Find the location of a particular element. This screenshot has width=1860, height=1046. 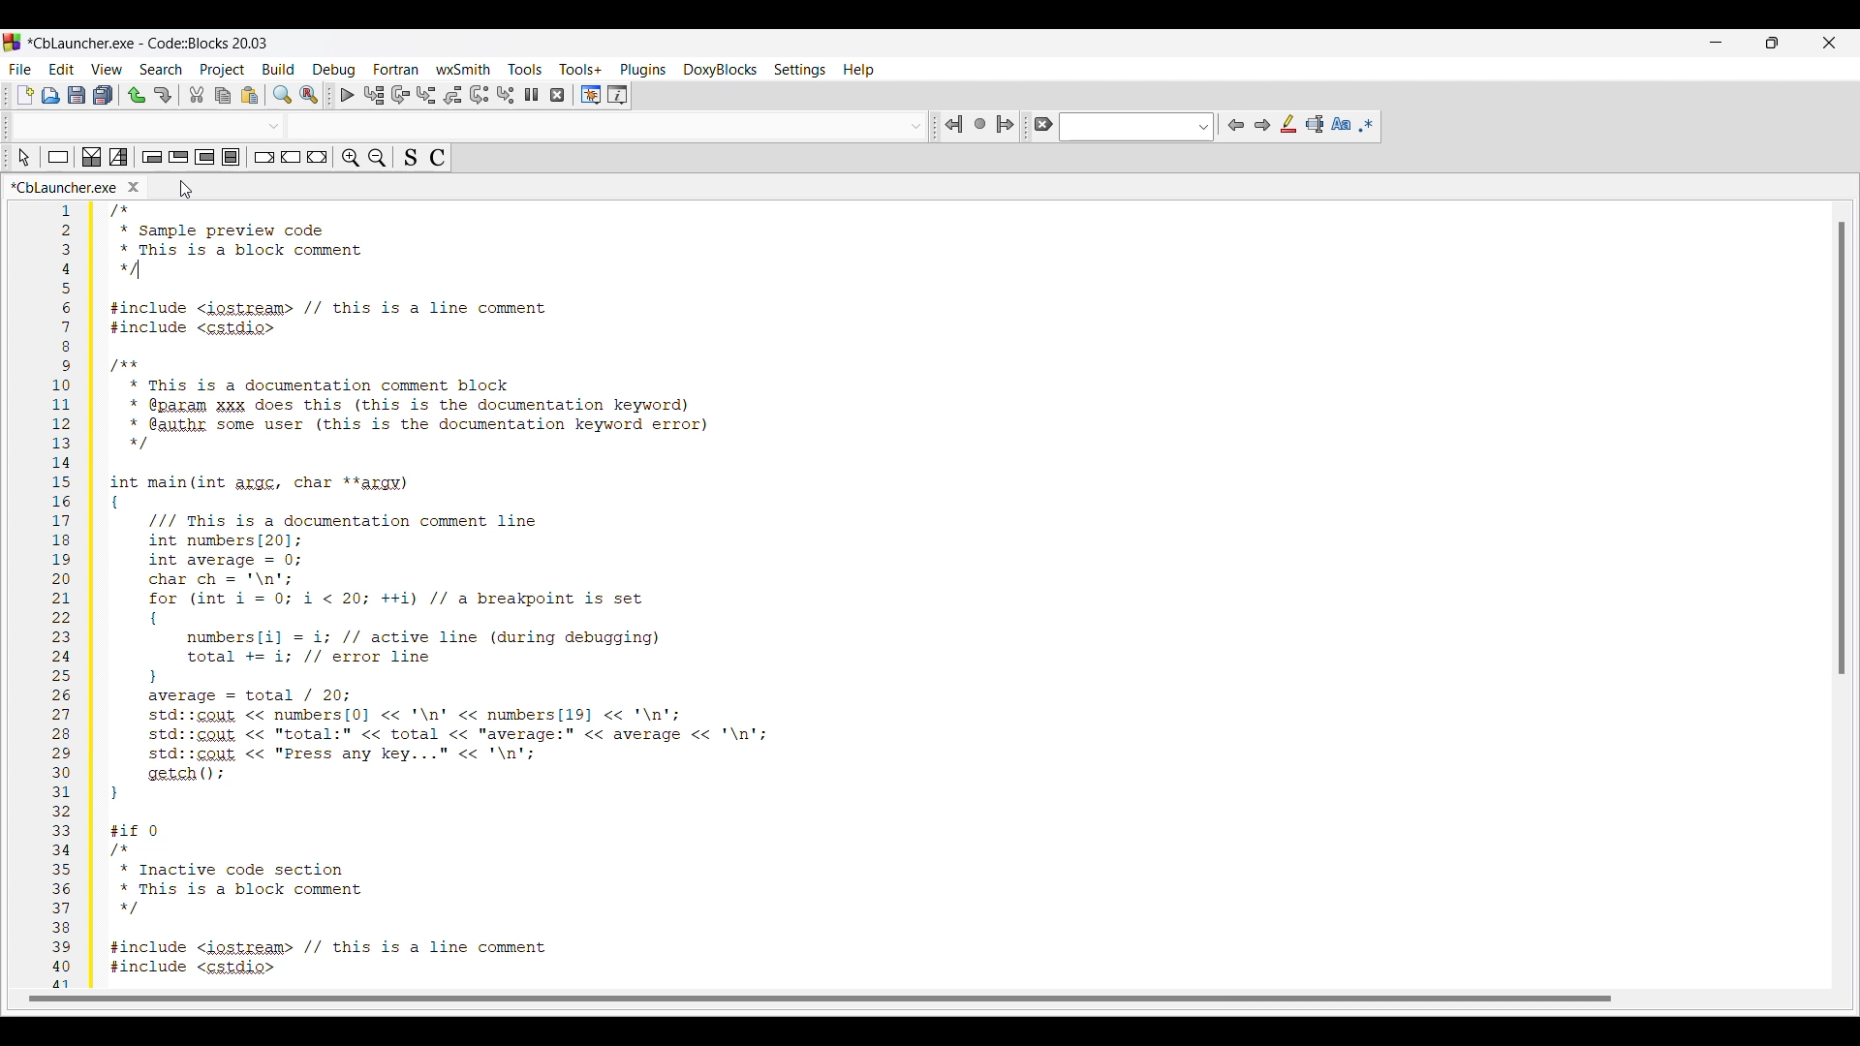

Toggle source is located at coordinates (410, 158).